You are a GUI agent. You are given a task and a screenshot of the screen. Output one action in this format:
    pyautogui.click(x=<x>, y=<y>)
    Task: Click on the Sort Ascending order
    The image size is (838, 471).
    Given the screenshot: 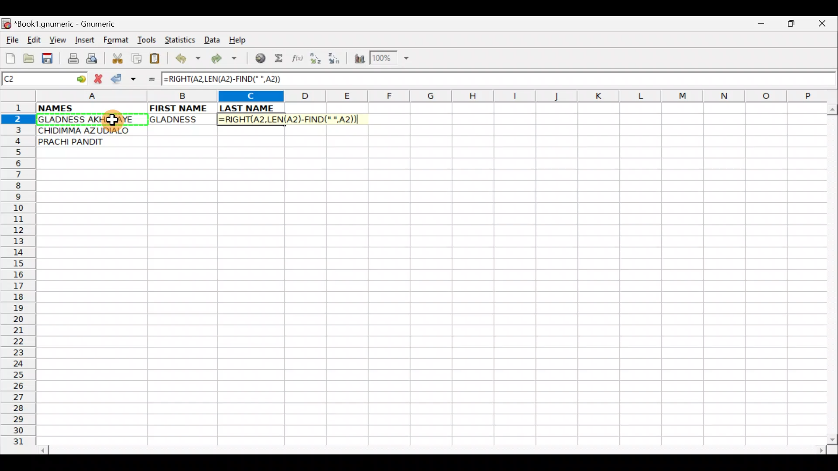 What is the action you would take?
    pyautogui.click(x=318, y=60)
    